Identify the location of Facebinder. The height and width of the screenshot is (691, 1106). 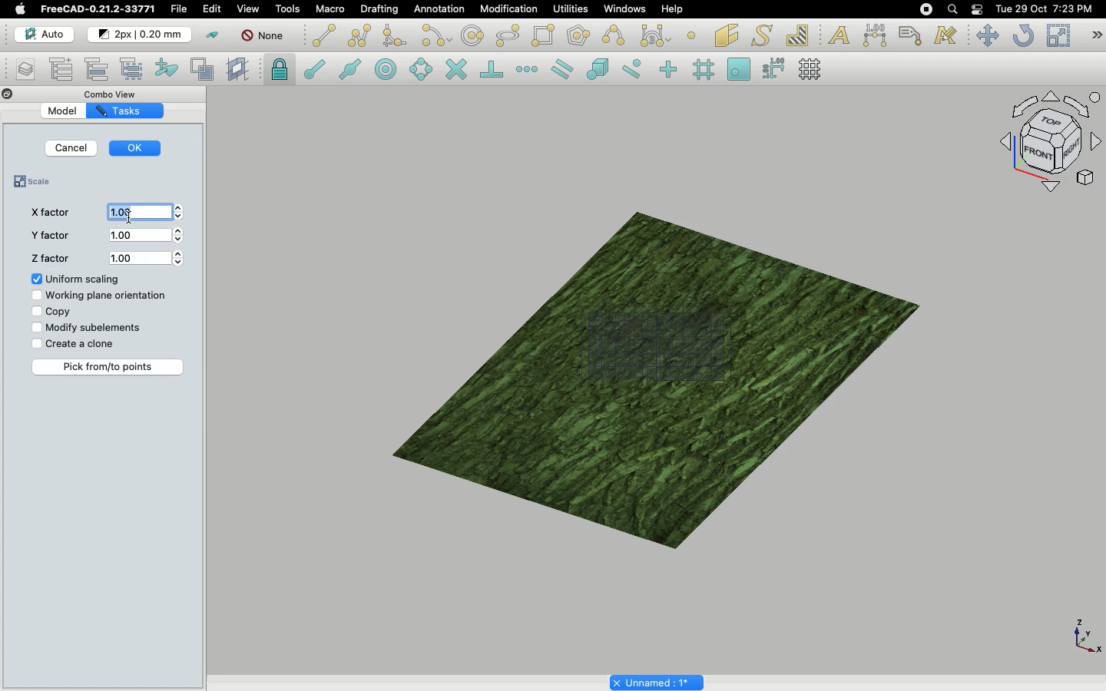
(726, 35).